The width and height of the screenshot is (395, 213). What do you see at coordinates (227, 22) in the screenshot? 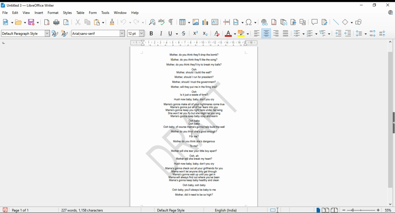
I see `insert page break` at bounding box center [227, 22].